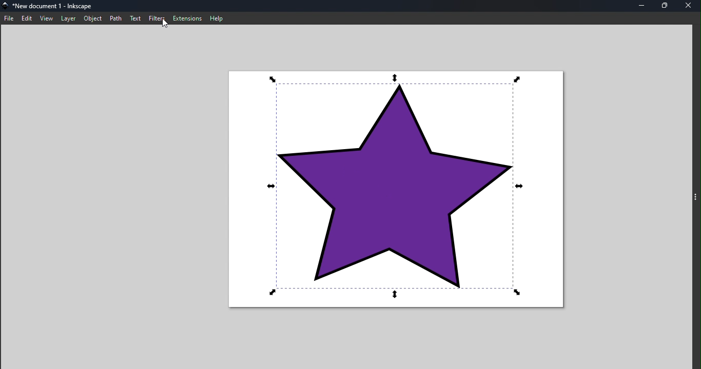 The height and width of the screenshot is (369, 701). I want to click on Text, so click(135, 18).